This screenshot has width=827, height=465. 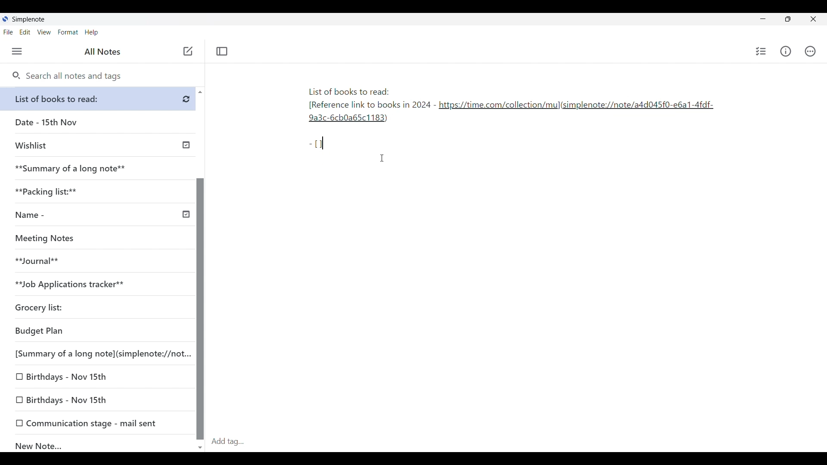 I want to click on **Journal**, so click(x=95, y=261).